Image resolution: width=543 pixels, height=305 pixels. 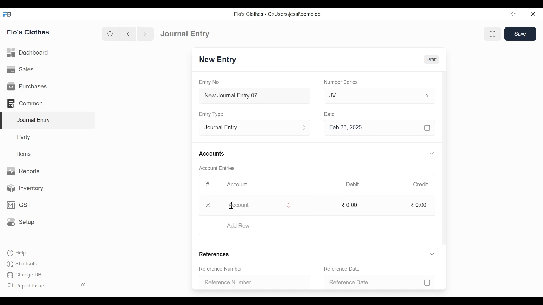 What do you see at coordinates (26, 103) in the screenshot?
I see `Common` at bounding box center [26, 103].